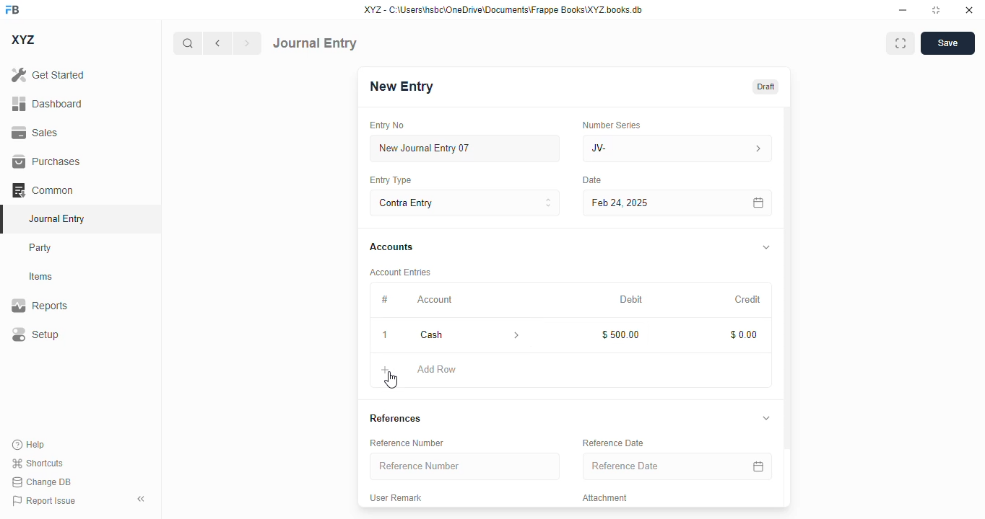 This screenshot has width=985, height=519. What do you see at coordinates (759, 203) in the screenshot?
I see `calendar icon` at bounding box center [759, 203].